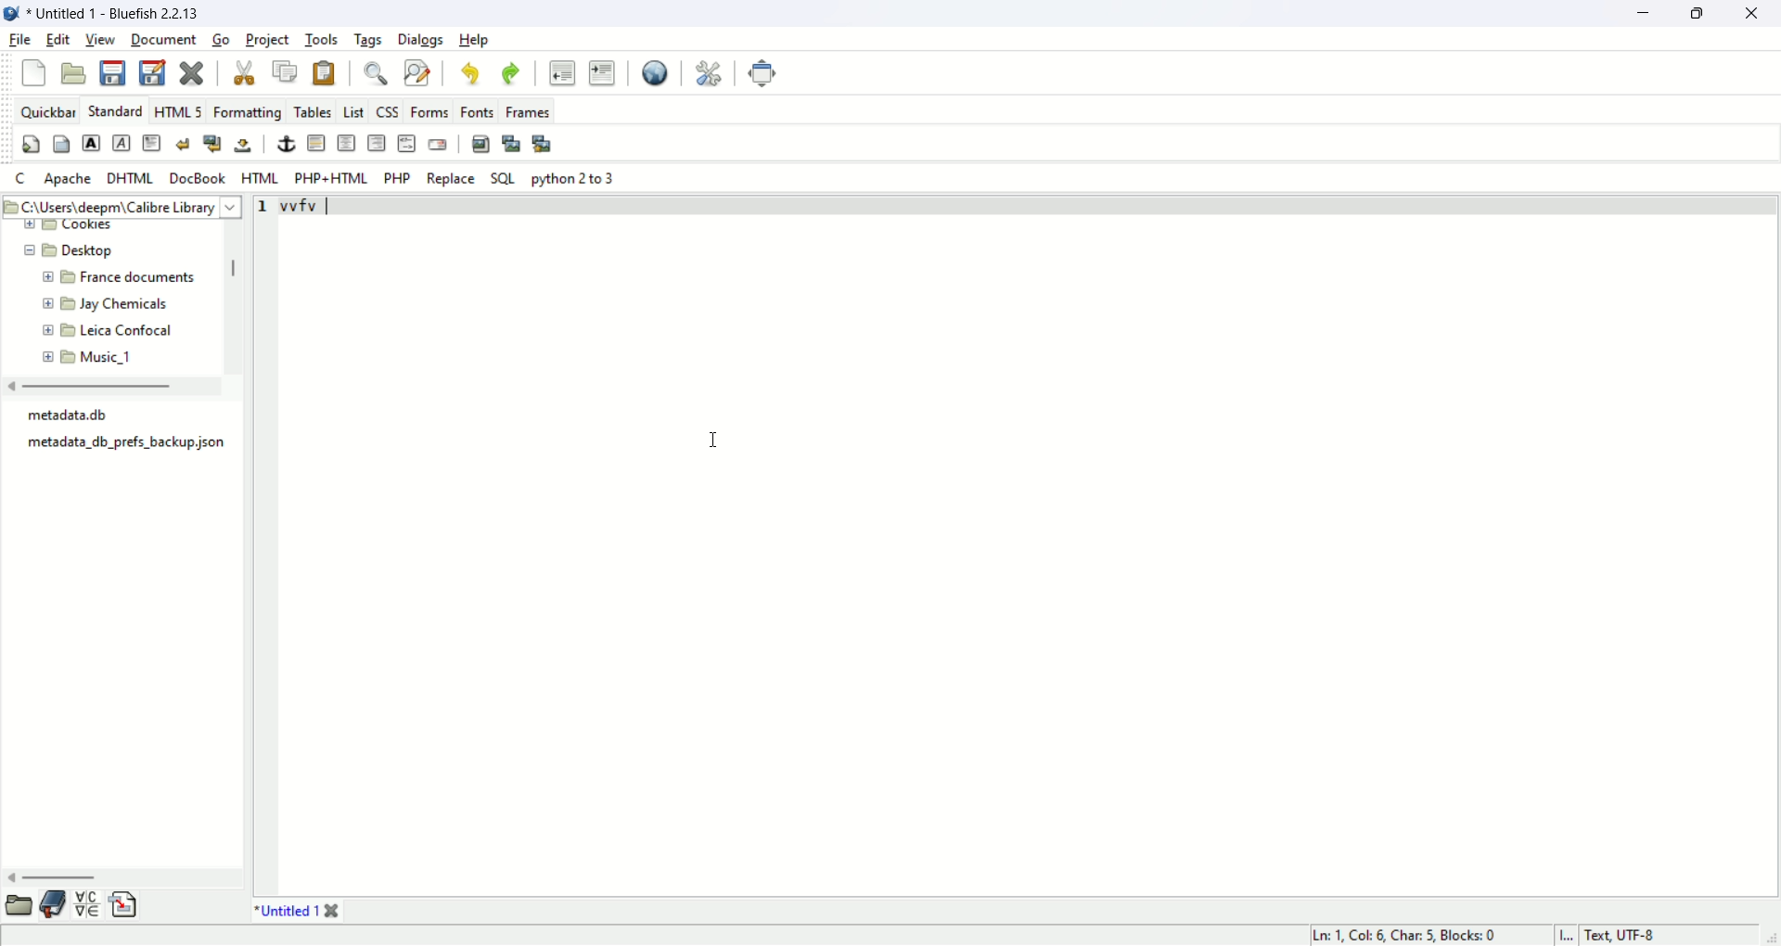 The image size is (1781, 946). What do you see at coordinates (117, 109) in the screenshot?
I see `standard` at bounding box center [117, 109].